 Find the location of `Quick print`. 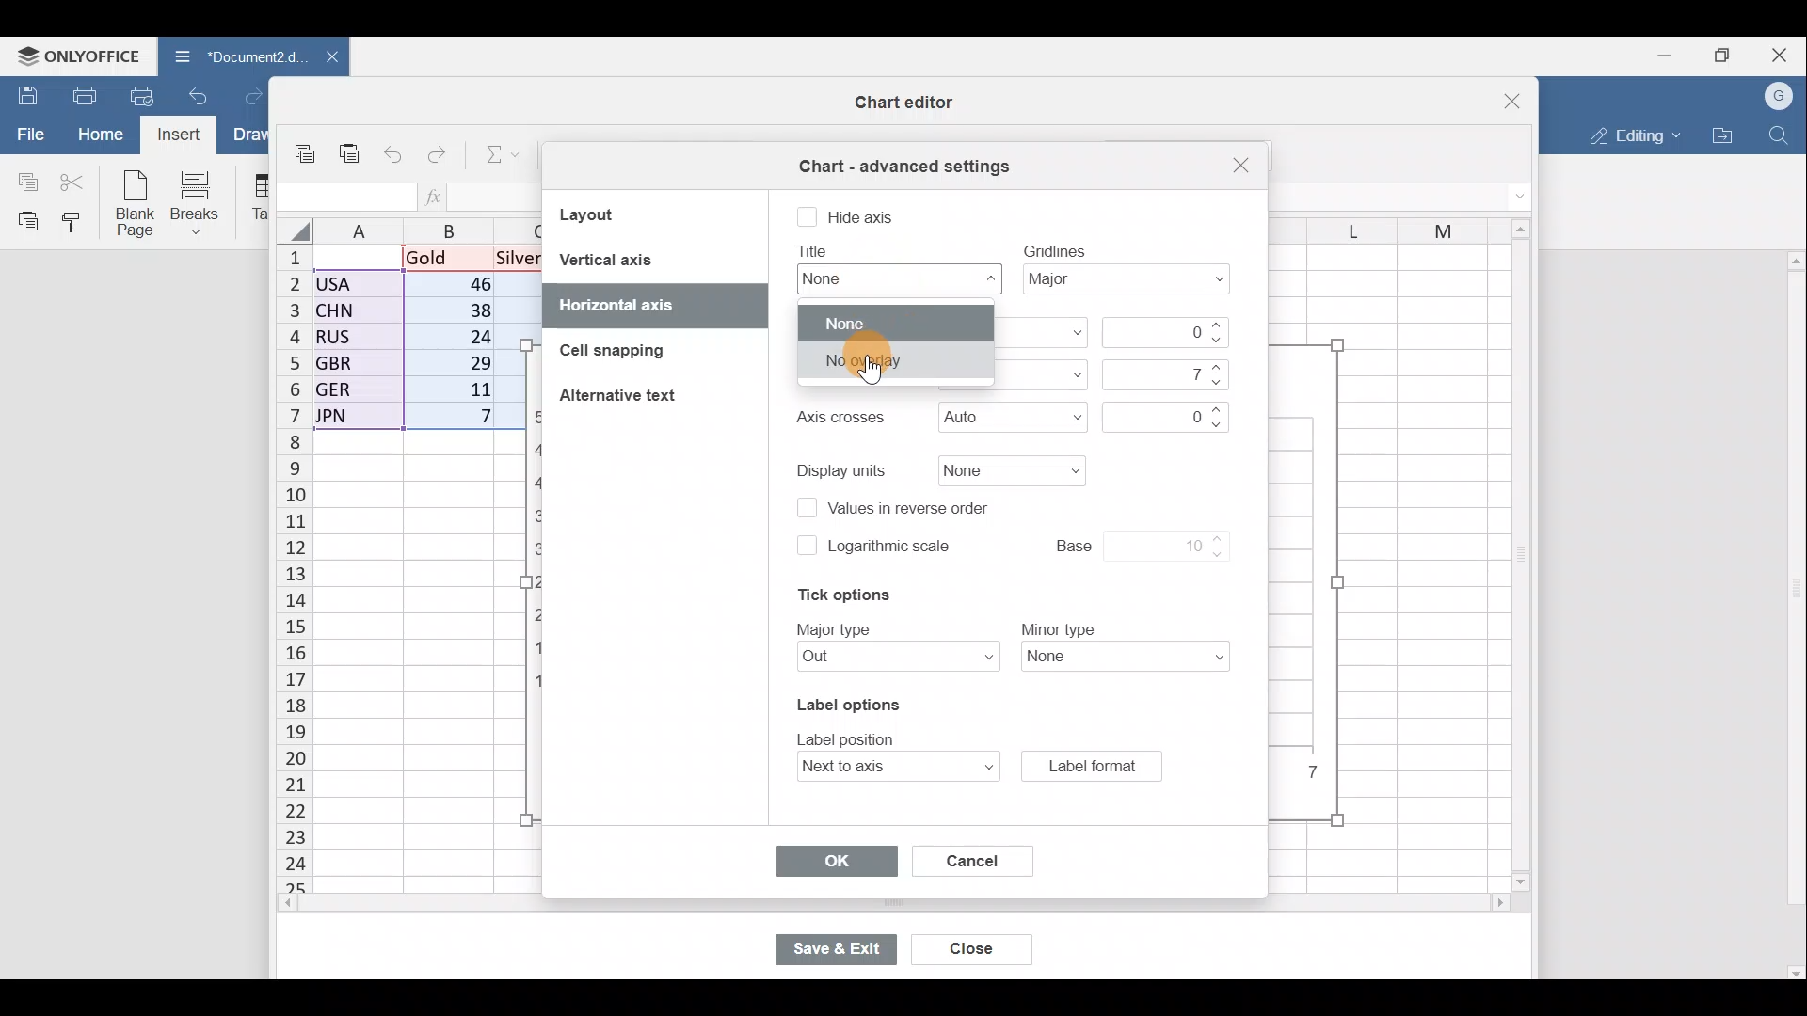

Quick print is located at coordinates (143, 96).